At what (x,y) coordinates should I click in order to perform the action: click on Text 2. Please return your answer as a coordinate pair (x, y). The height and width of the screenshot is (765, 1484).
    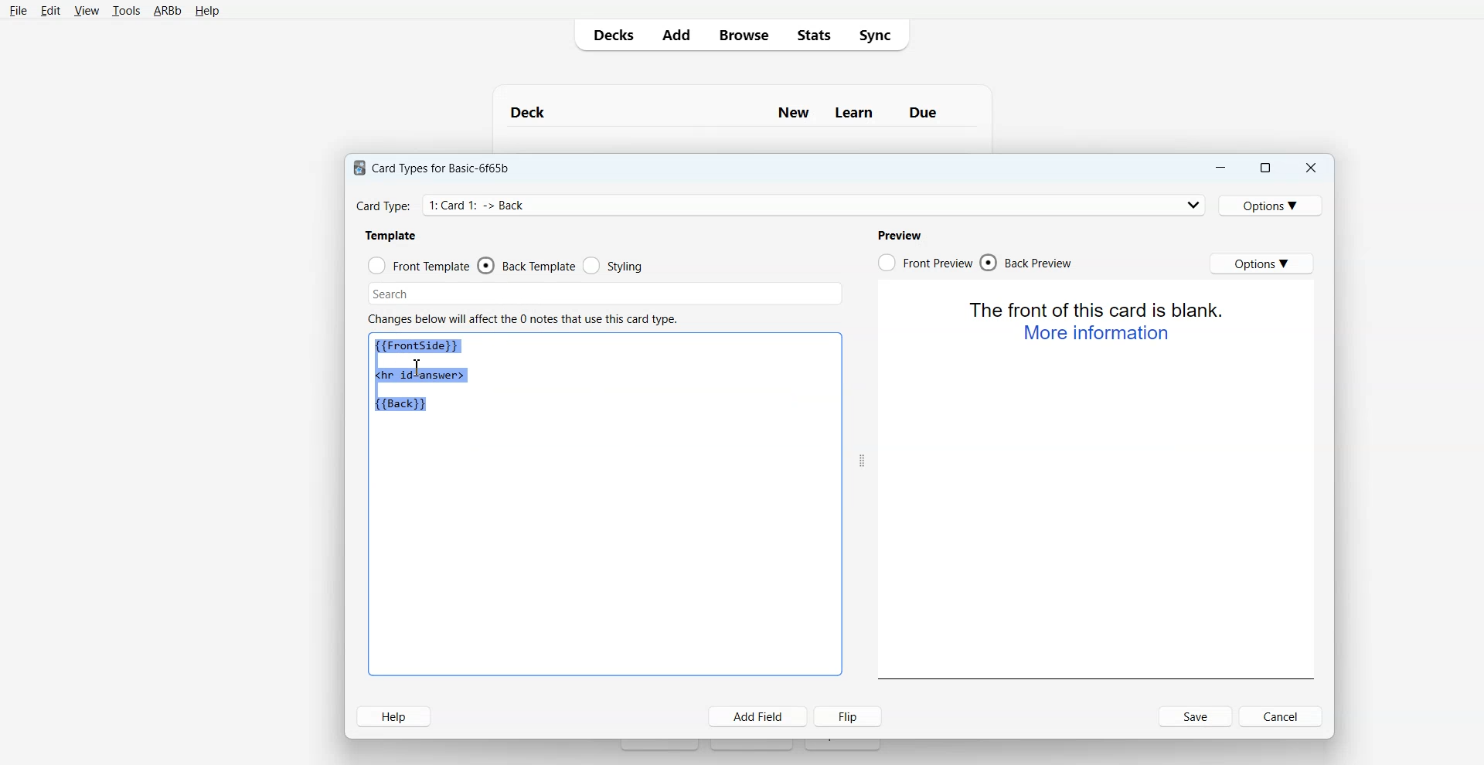
    Looking at the image, I should click on (391, 235).